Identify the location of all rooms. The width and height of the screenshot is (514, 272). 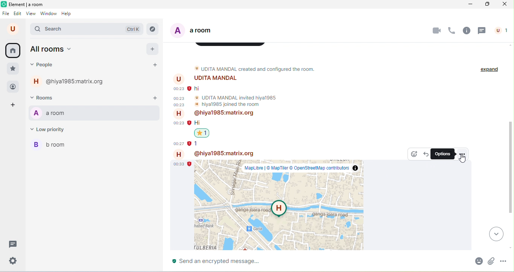
(52, 50).